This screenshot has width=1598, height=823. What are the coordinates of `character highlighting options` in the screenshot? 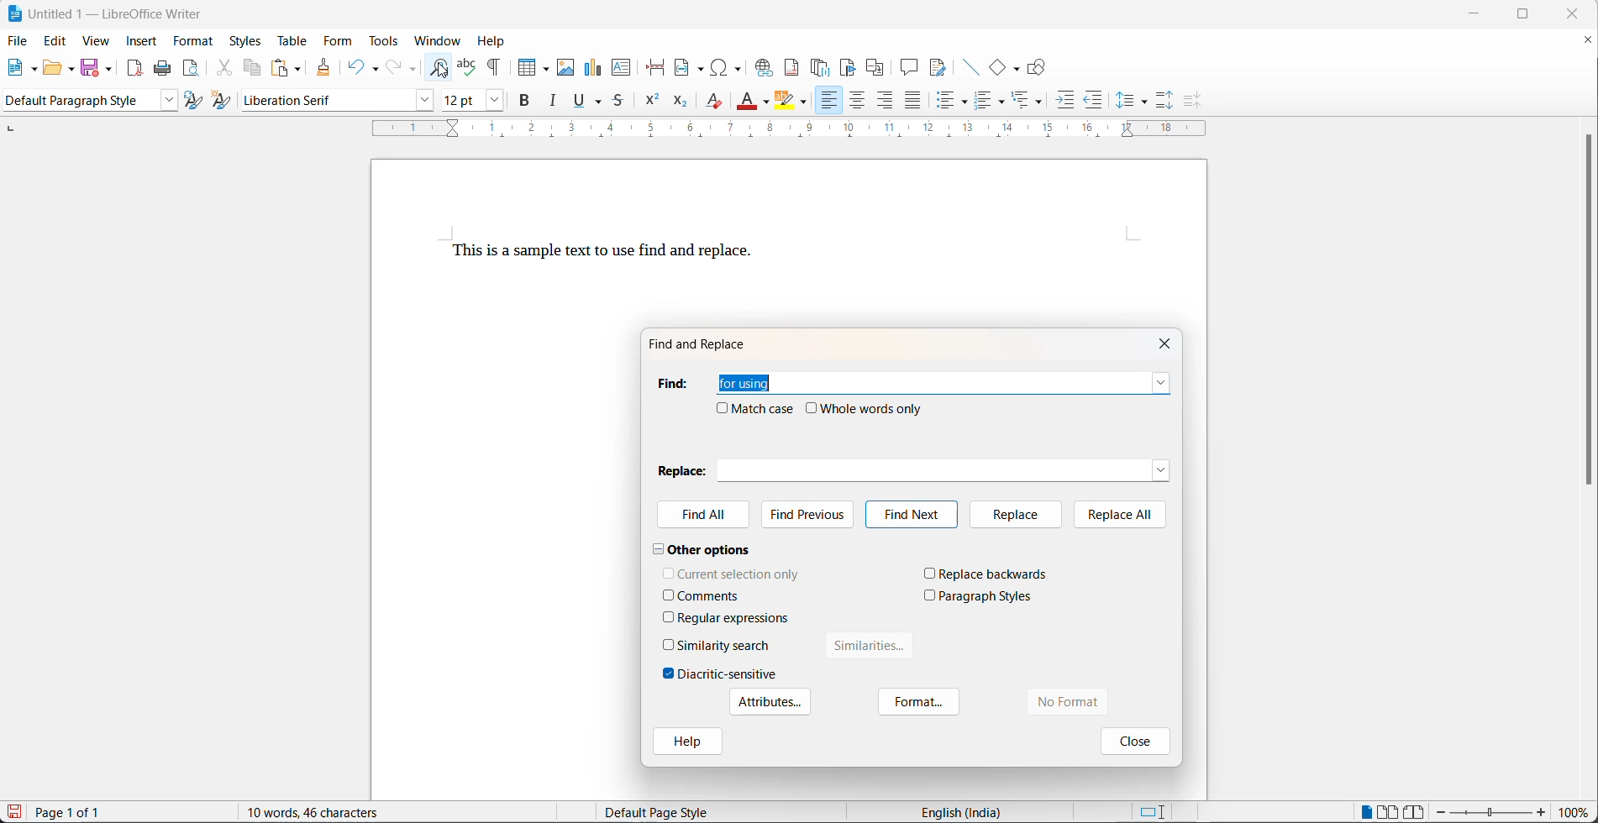 It's located at (807, 103).